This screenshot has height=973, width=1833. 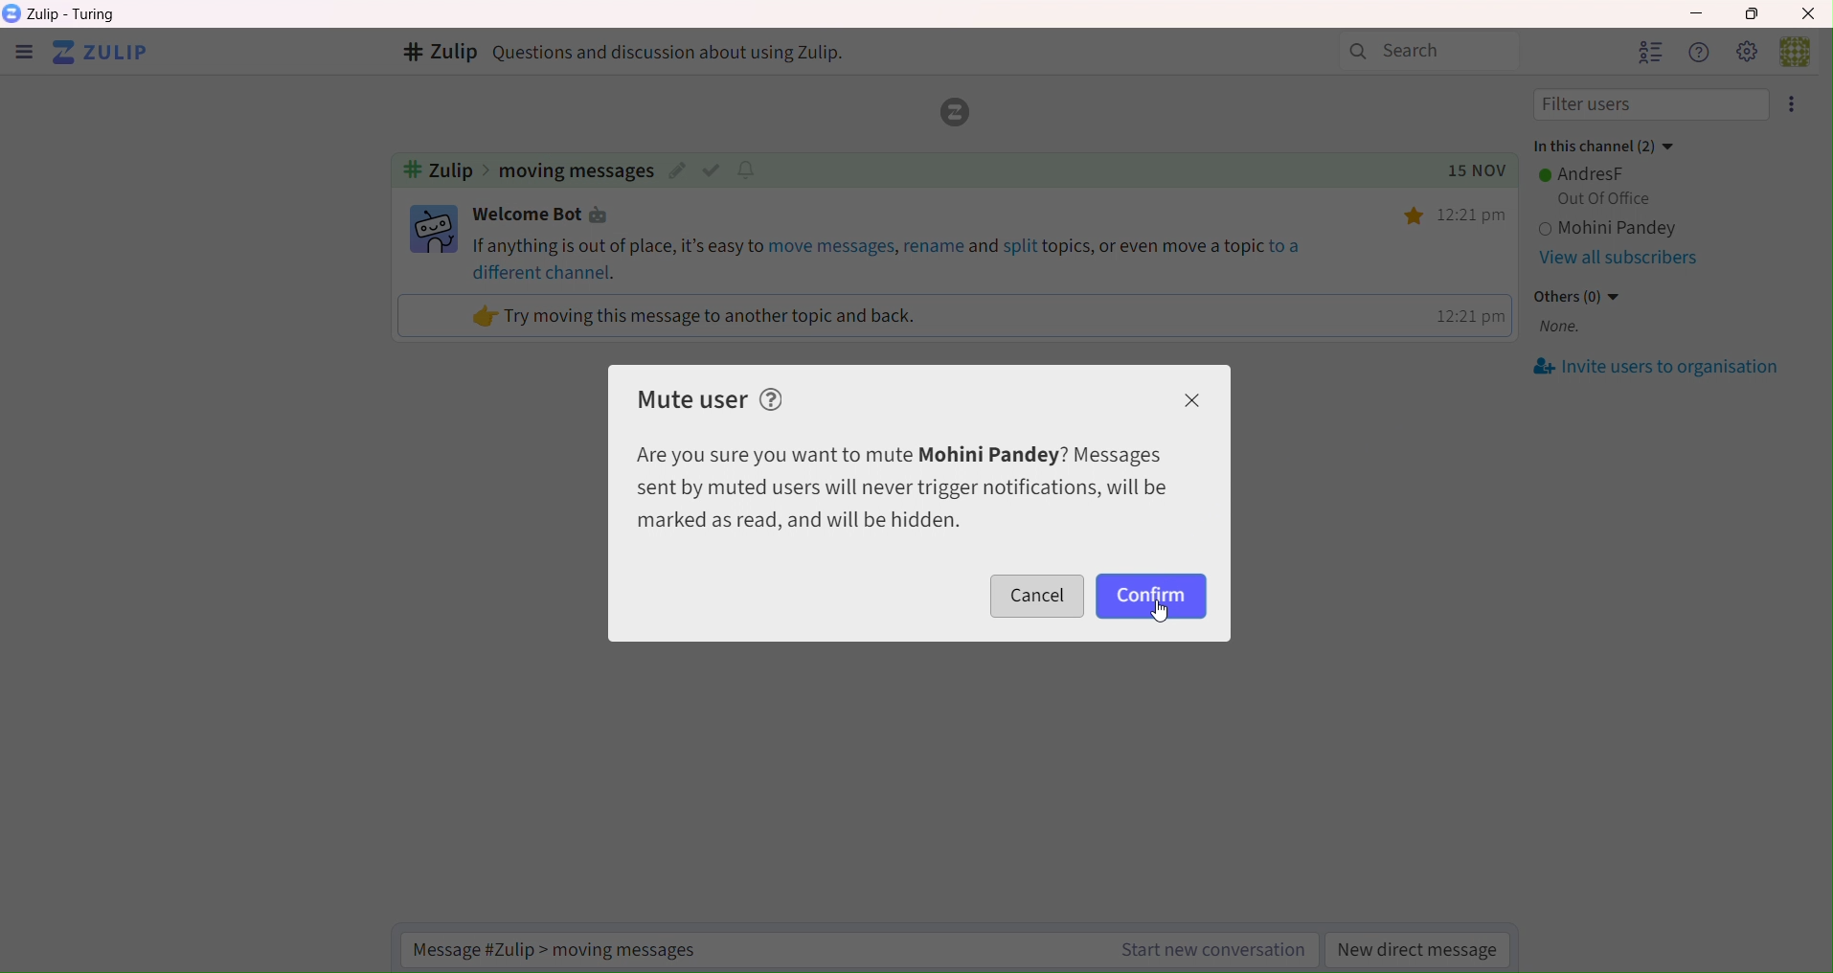 I want to click on Others (0), so click(x=1580, y=296).